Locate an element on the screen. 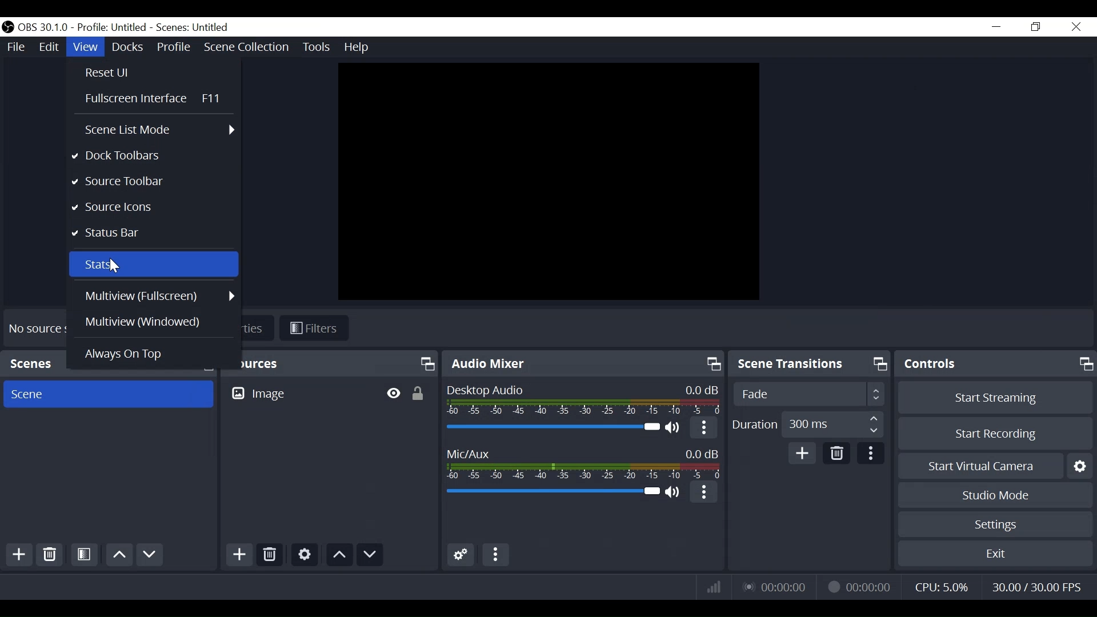  Add is located at coordinates (238, 555).